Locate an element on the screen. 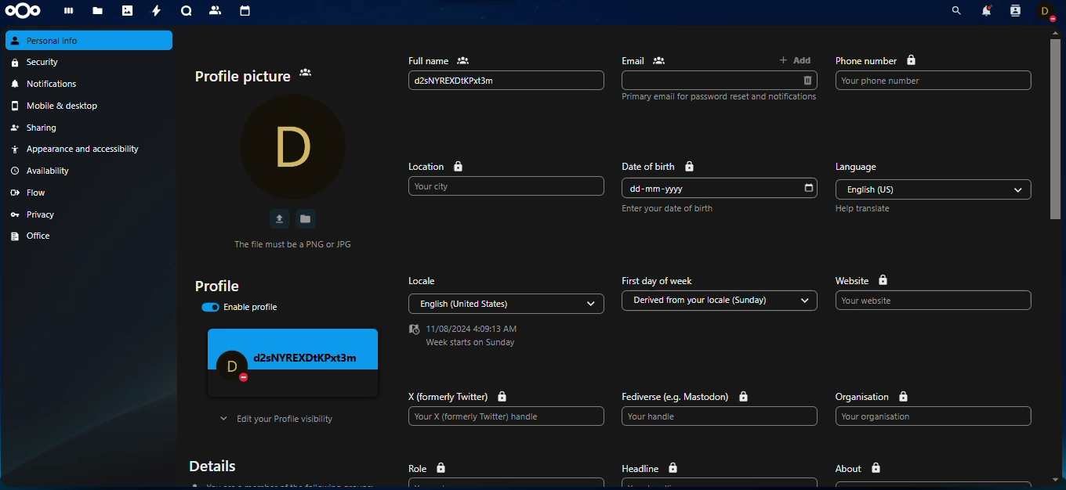  details is located at coordinates (216, 465).